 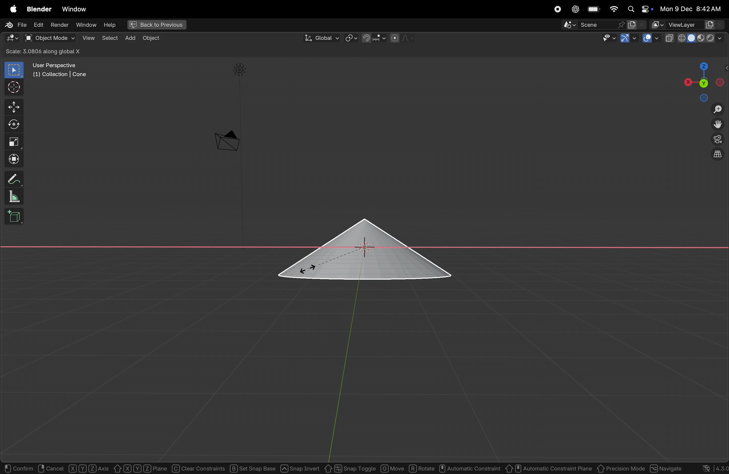 I want to click on apple widgets, so click(x=638, y=9).